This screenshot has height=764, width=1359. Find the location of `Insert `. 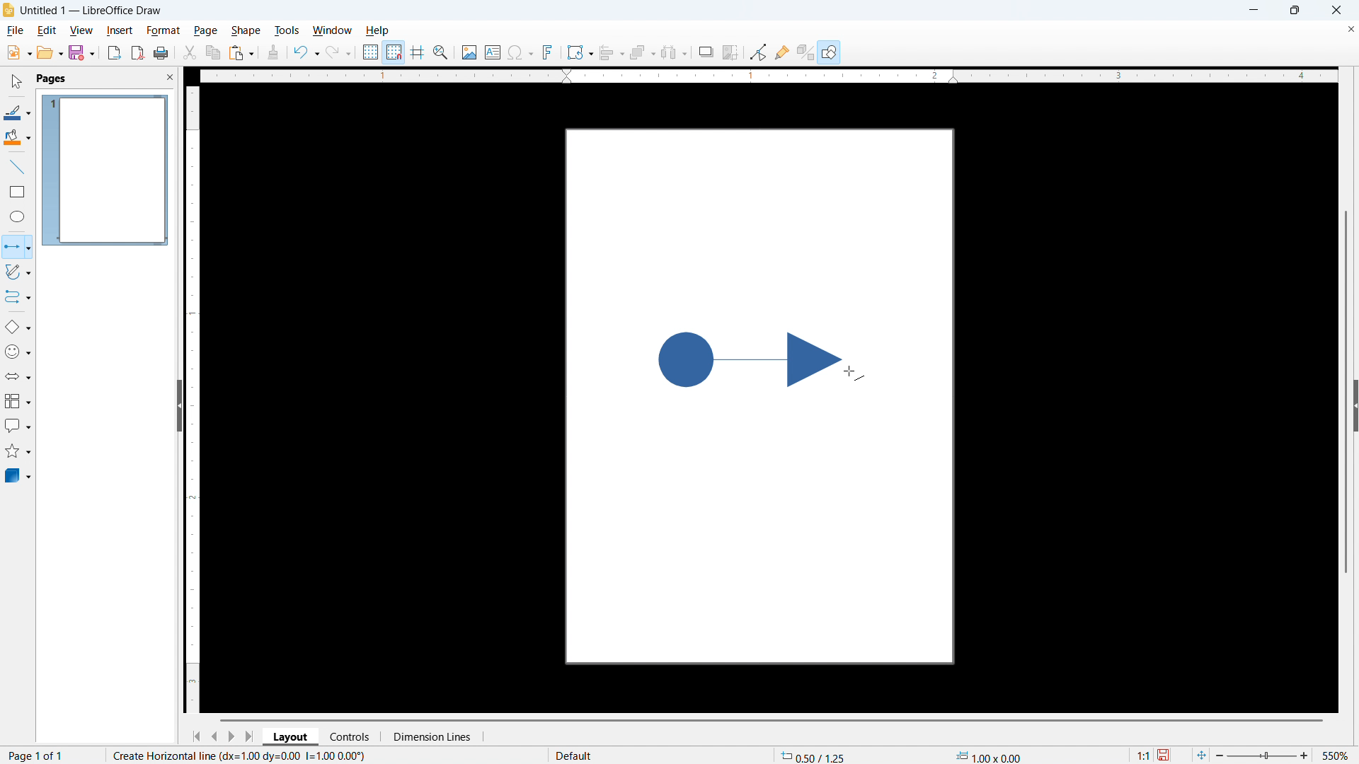

Insert  is located at coordinates (119, 30).